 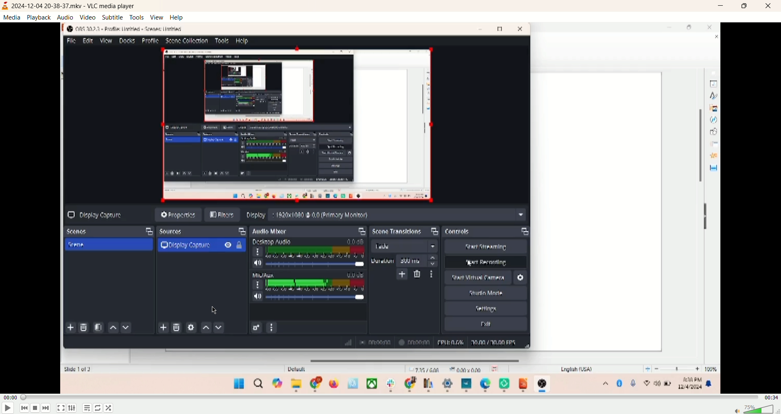 I want to click on audio, so click(x=65, y=17).